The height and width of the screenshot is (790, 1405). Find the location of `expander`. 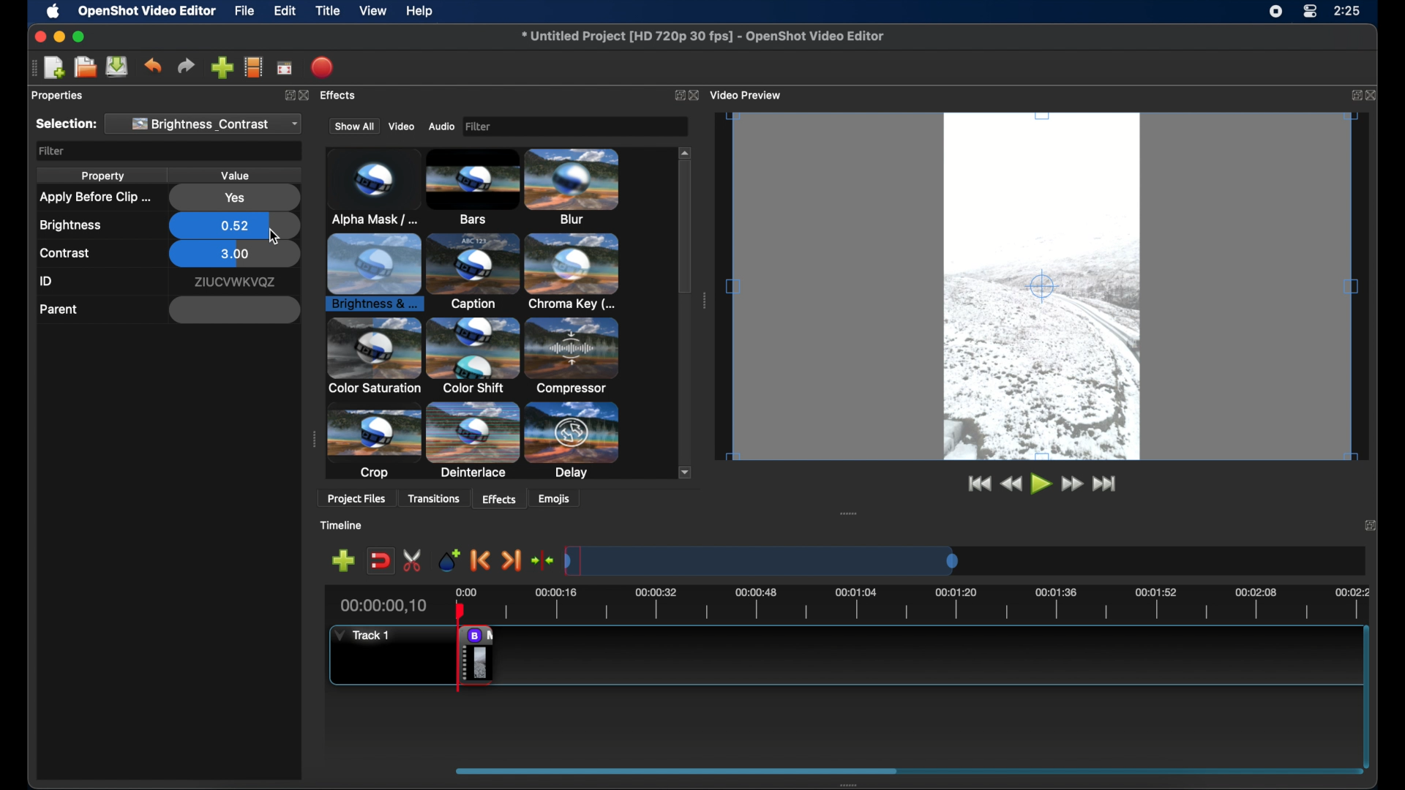

expander is located at coordinates (473, 443).